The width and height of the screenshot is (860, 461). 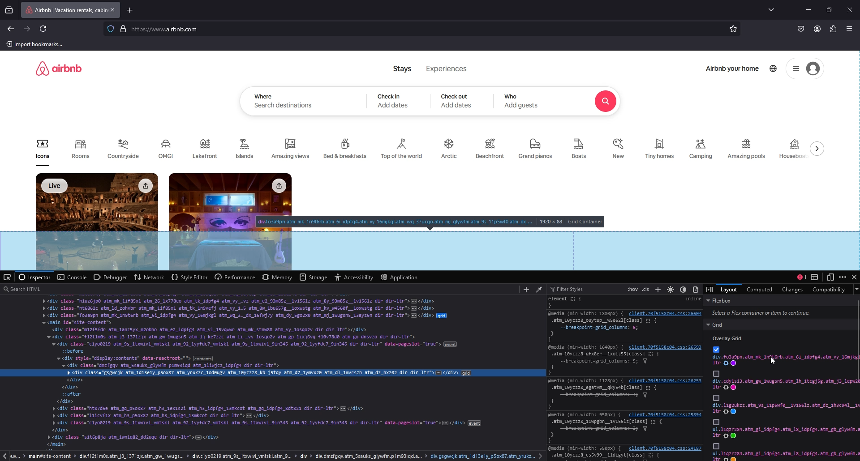 What do you see at coordinates (855, 102) in the screenshot?
I see `scroll bar` at bounding box center [855, 102].